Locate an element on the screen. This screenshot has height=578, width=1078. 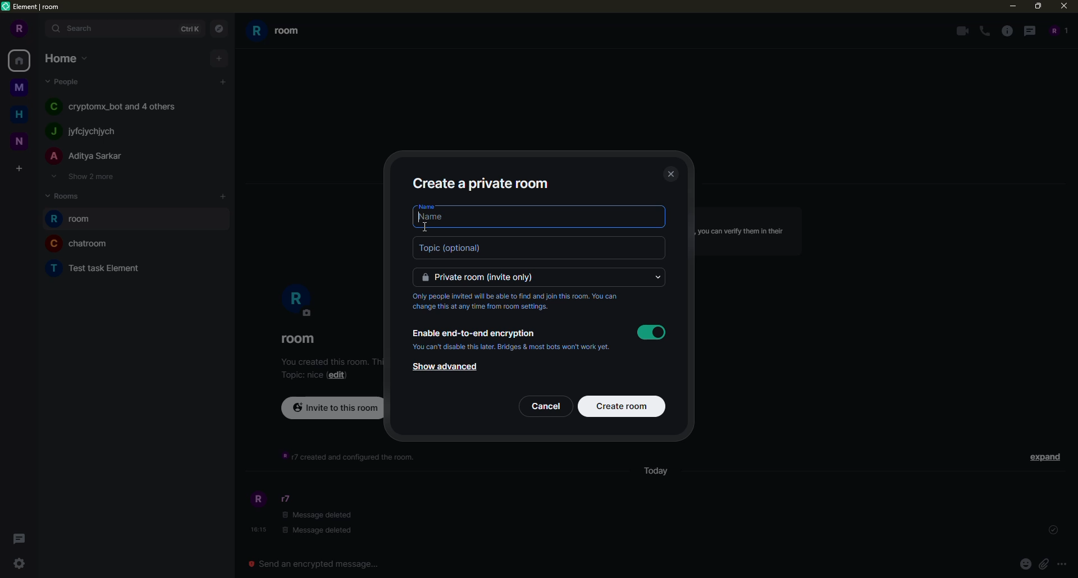
name is located at coordinates (428, 207).